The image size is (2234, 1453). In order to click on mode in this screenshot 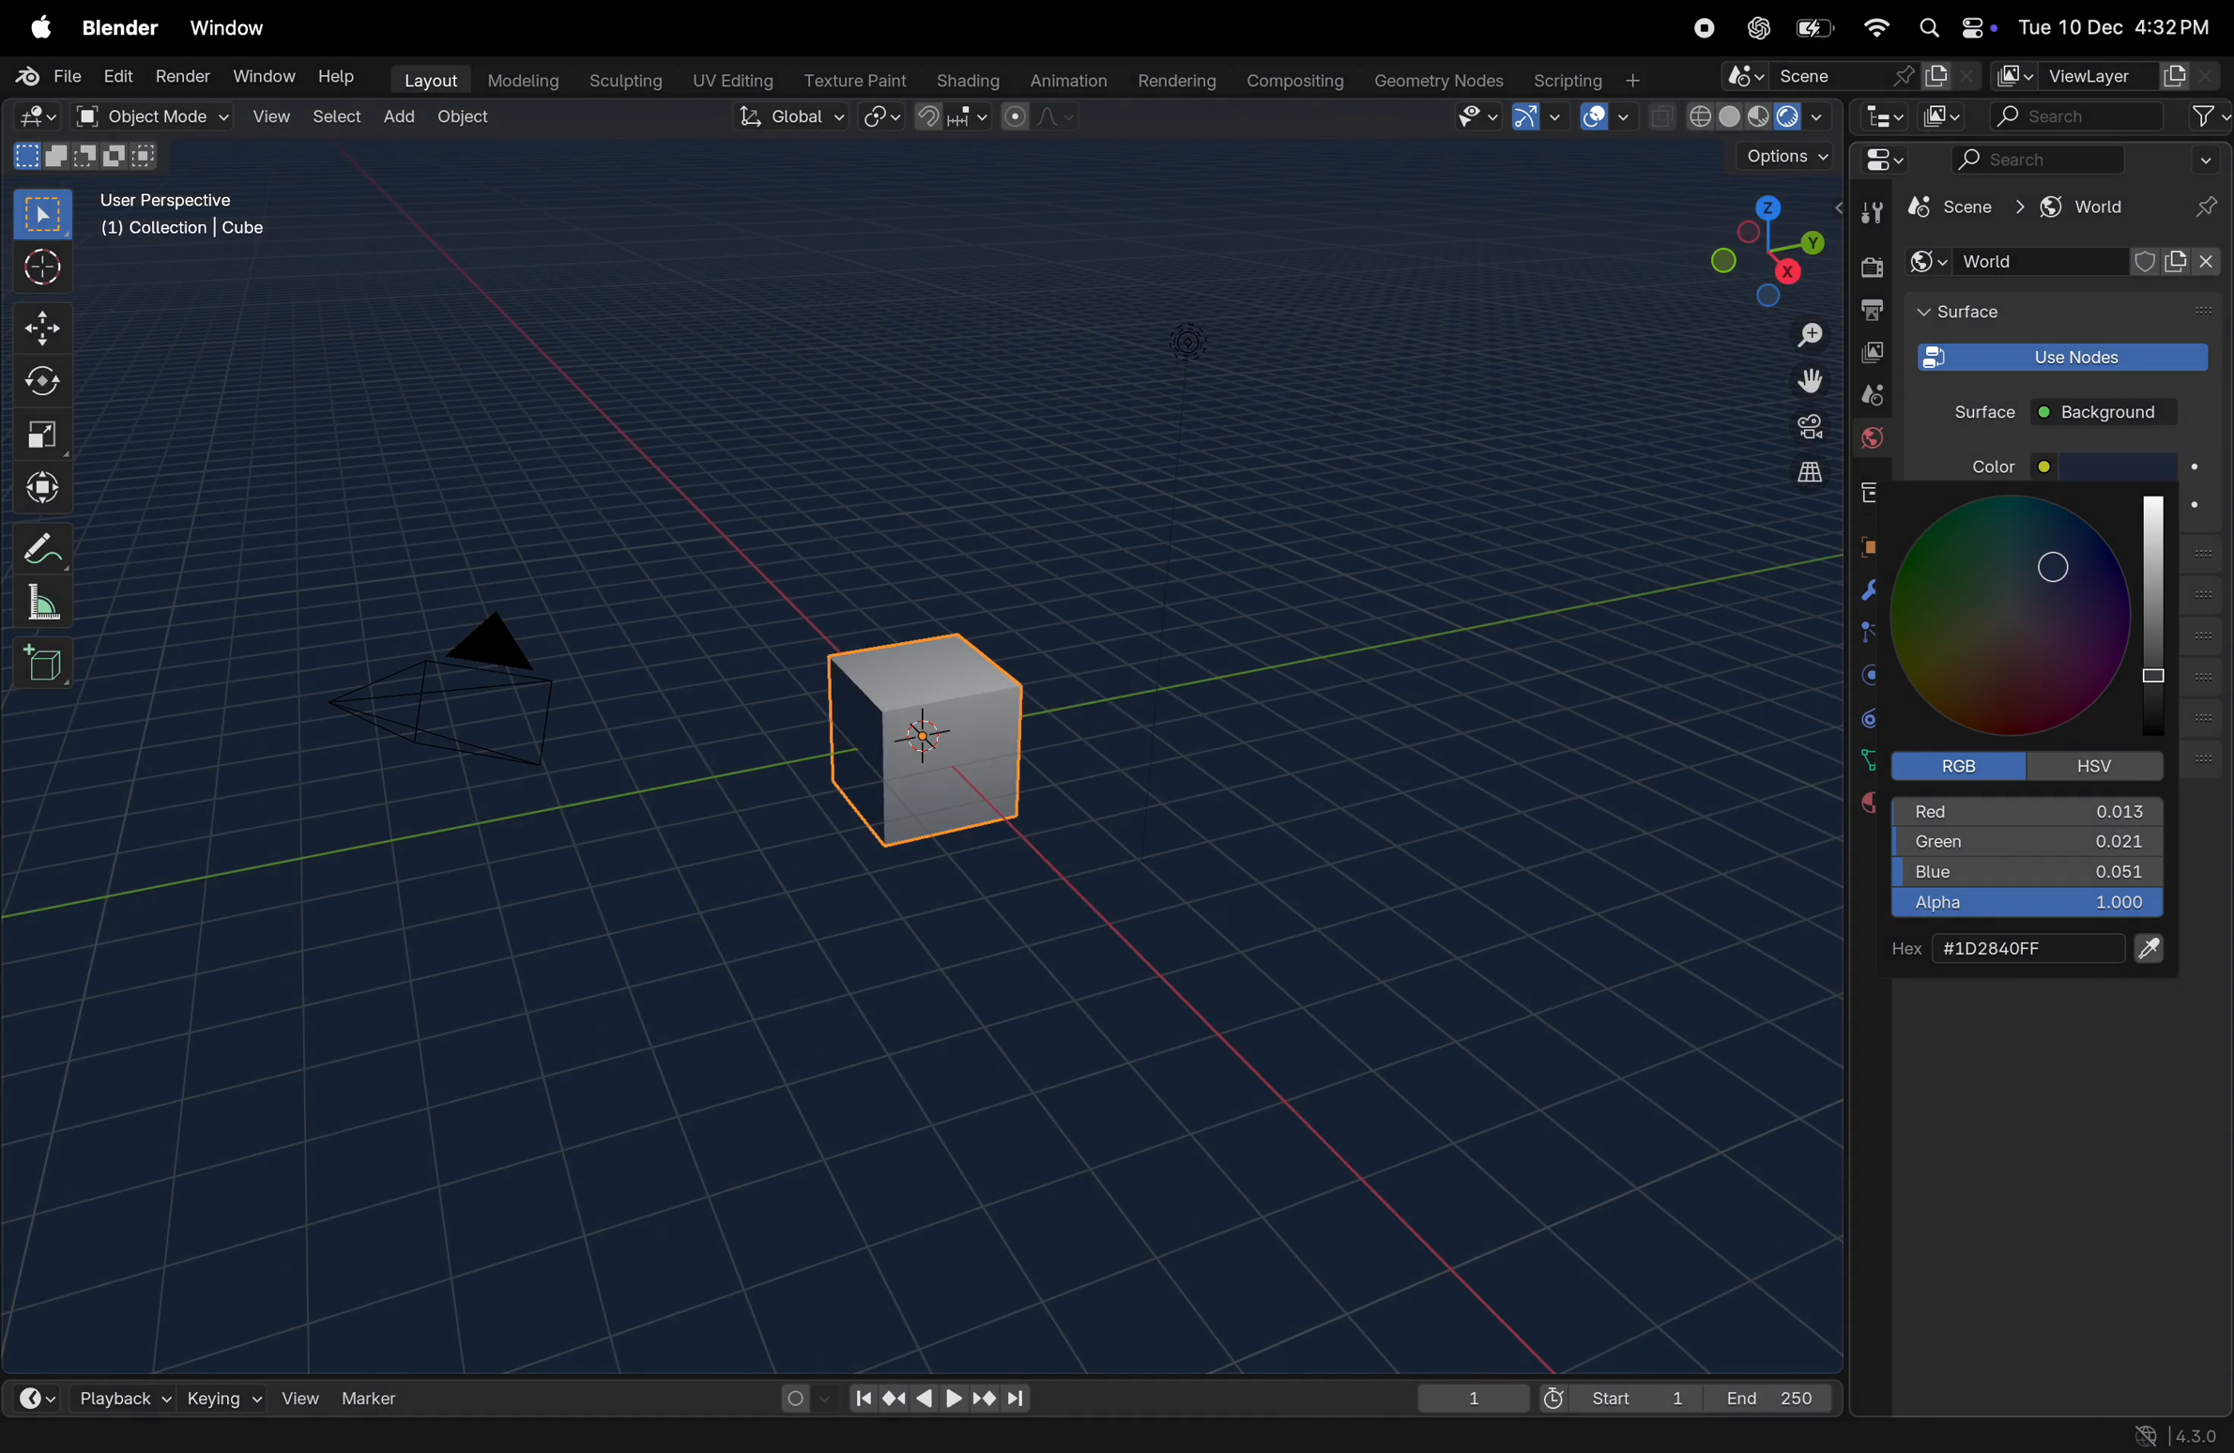, I will do `click(83, 158)`.